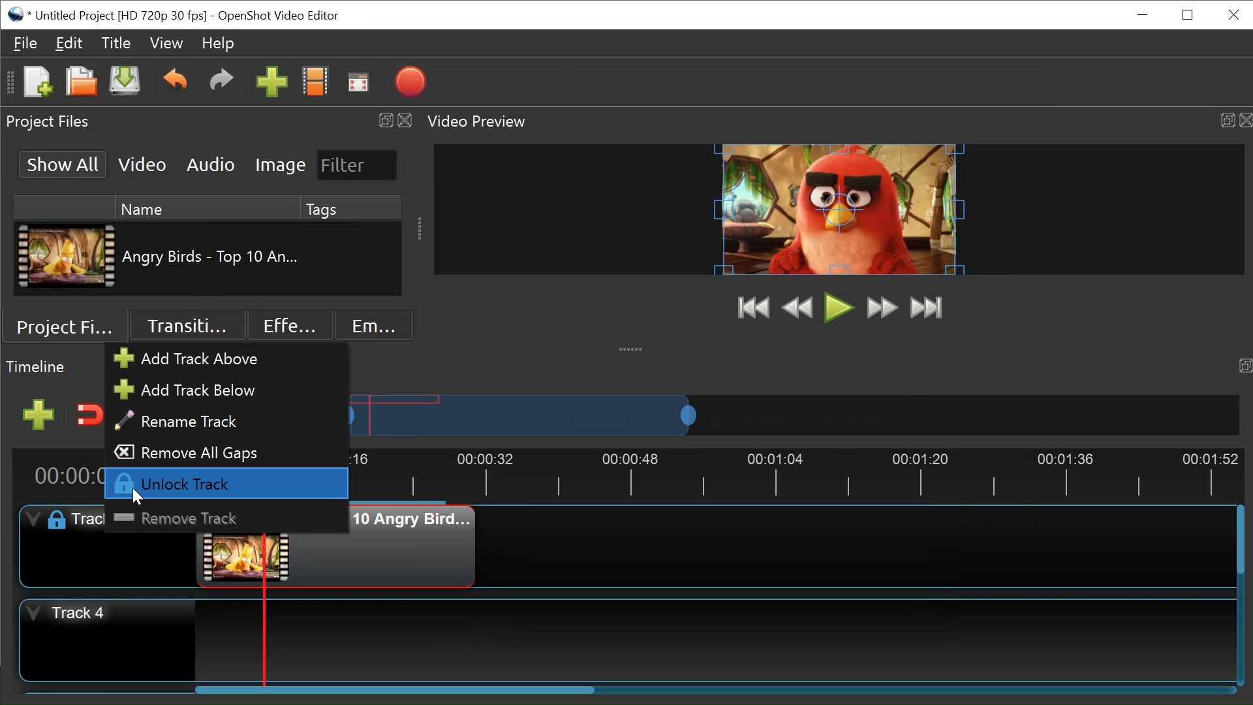 This screenshot has width=1253, height=705. What do you see at coordinates (16, 14) in the screenshot?
I see `Openshot Desktop icon` at bounding box center [16, 14].